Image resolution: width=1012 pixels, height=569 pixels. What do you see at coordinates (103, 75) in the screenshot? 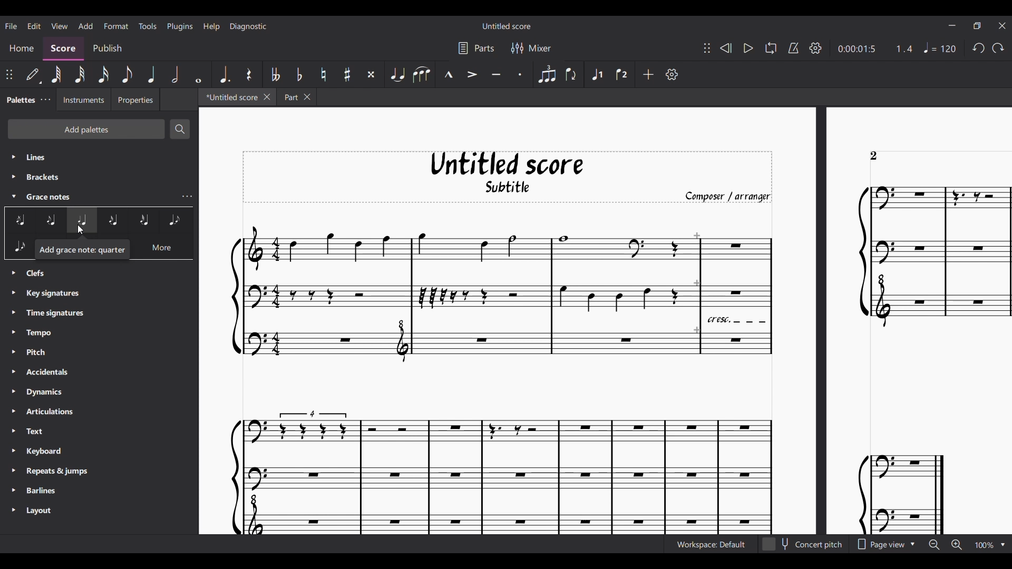
I see `16th note` at bounding box center [103, 75].